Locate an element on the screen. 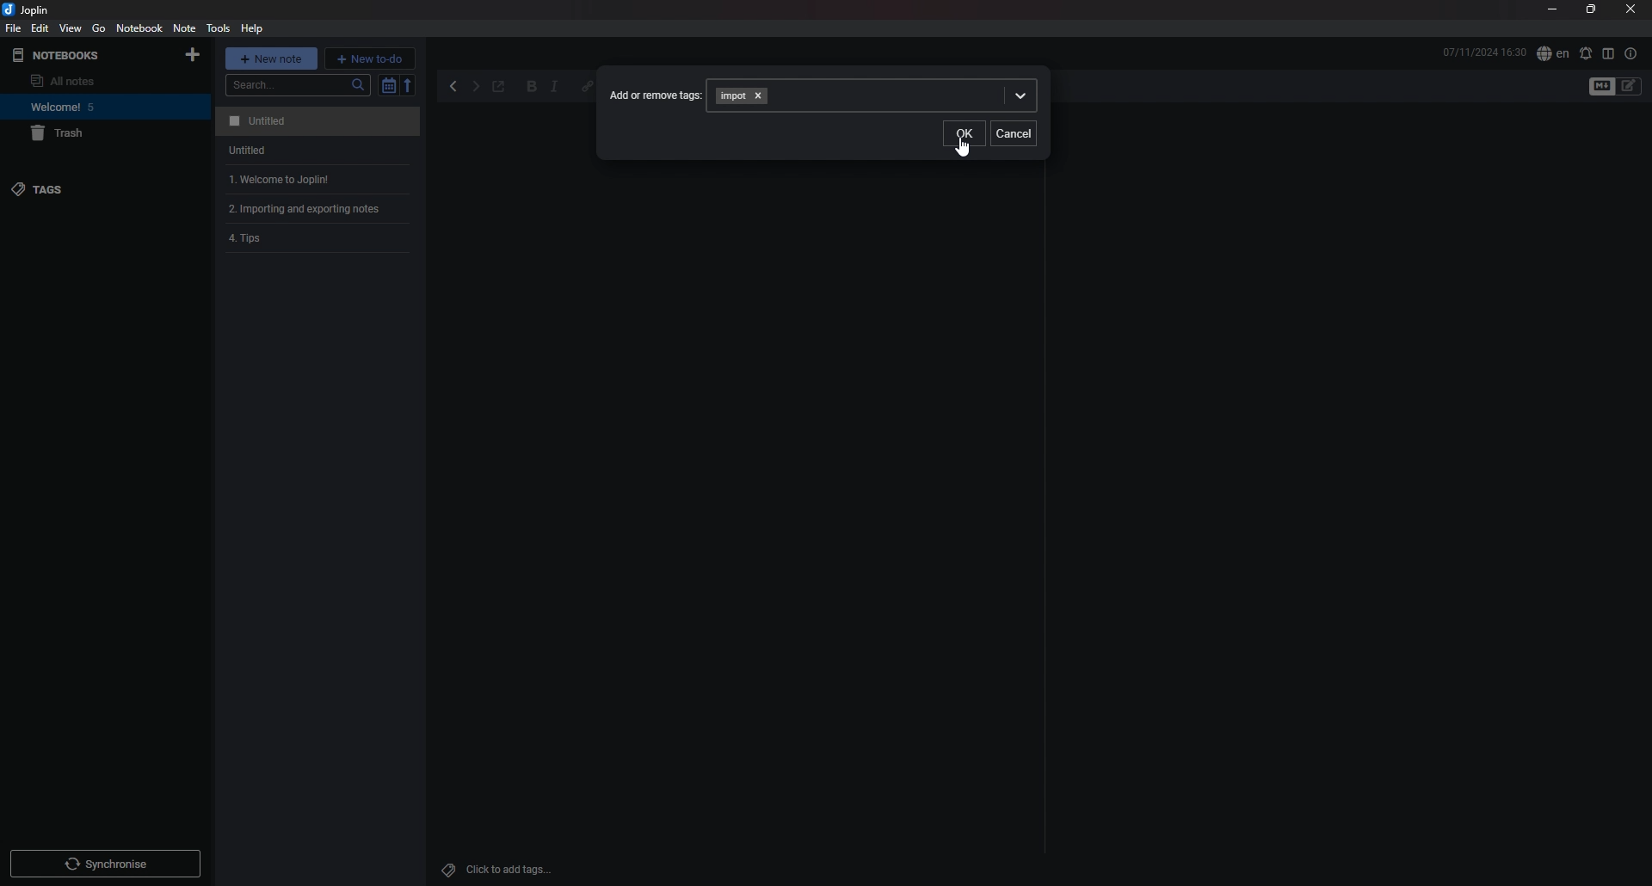  note is located at coordinates (184, 28).